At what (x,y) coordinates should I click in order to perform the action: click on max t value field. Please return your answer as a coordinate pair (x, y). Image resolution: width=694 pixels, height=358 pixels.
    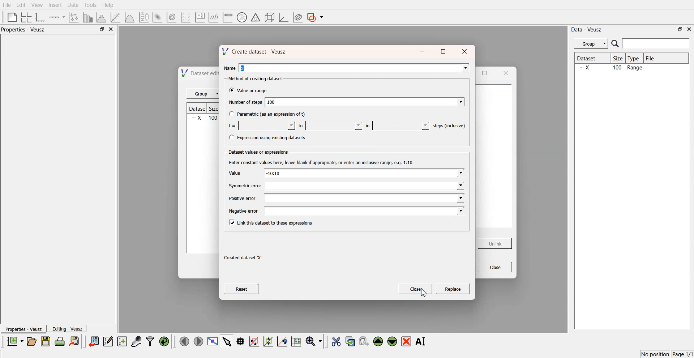
    Looking at the image, I should click on (334, 125).